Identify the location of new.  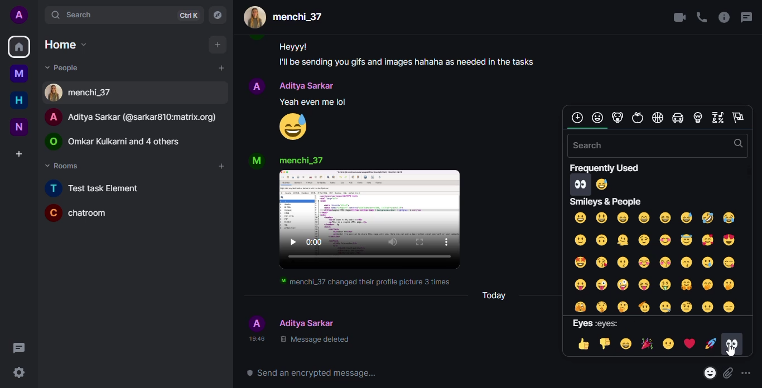
(19, 128).